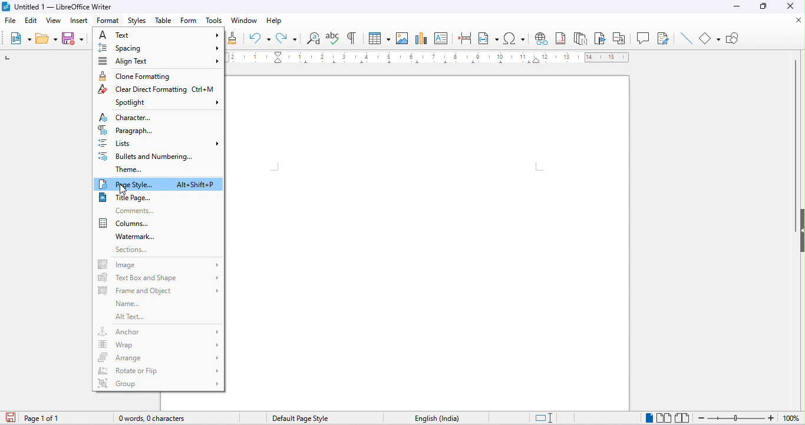 The height and width of the screenshot is (425, 805). What do you see at coordinates (710, 38) in the screenshot?
I see `shape` at bounding box center [710, 38].